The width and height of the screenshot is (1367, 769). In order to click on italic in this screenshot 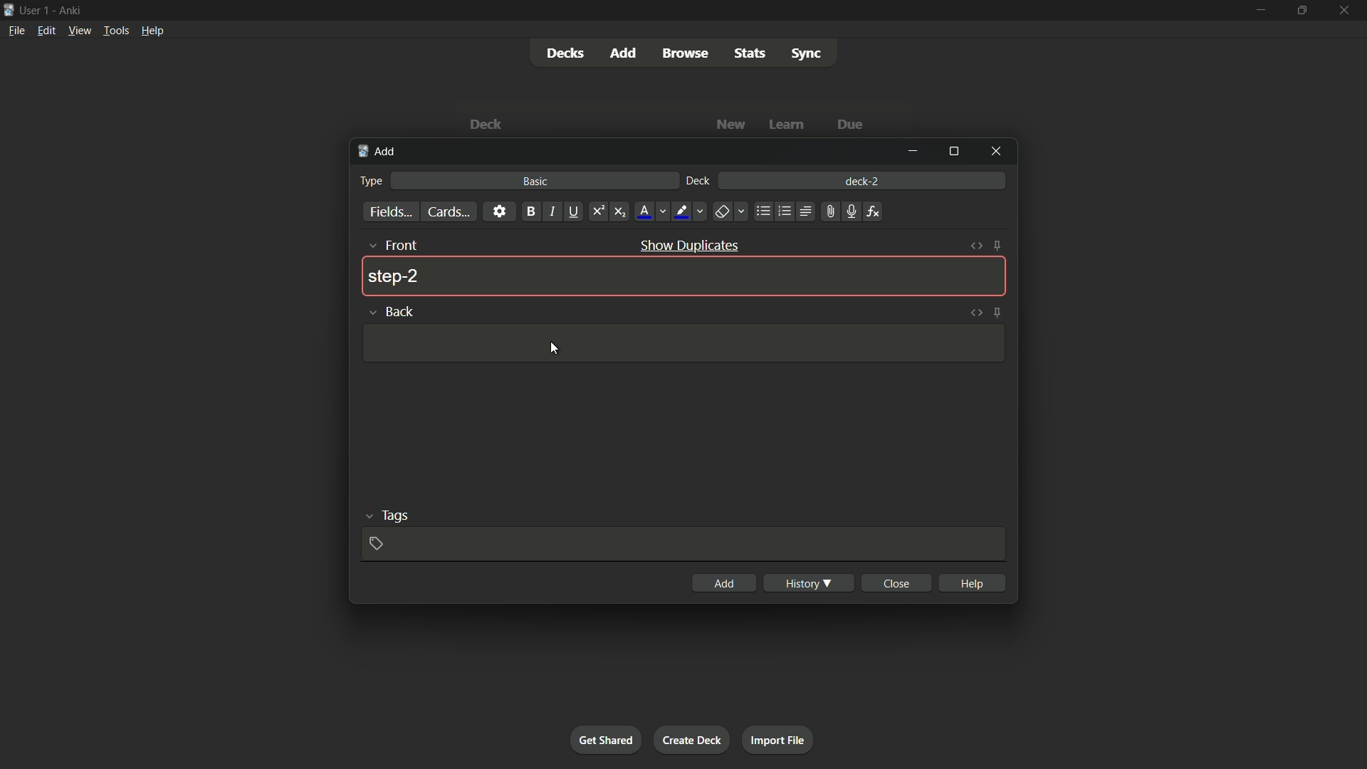, I will do `click(551, 212)`.